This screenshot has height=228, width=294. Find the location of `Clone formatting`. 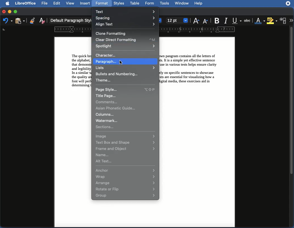

Clone formatting is located at coordinates (112, 33).